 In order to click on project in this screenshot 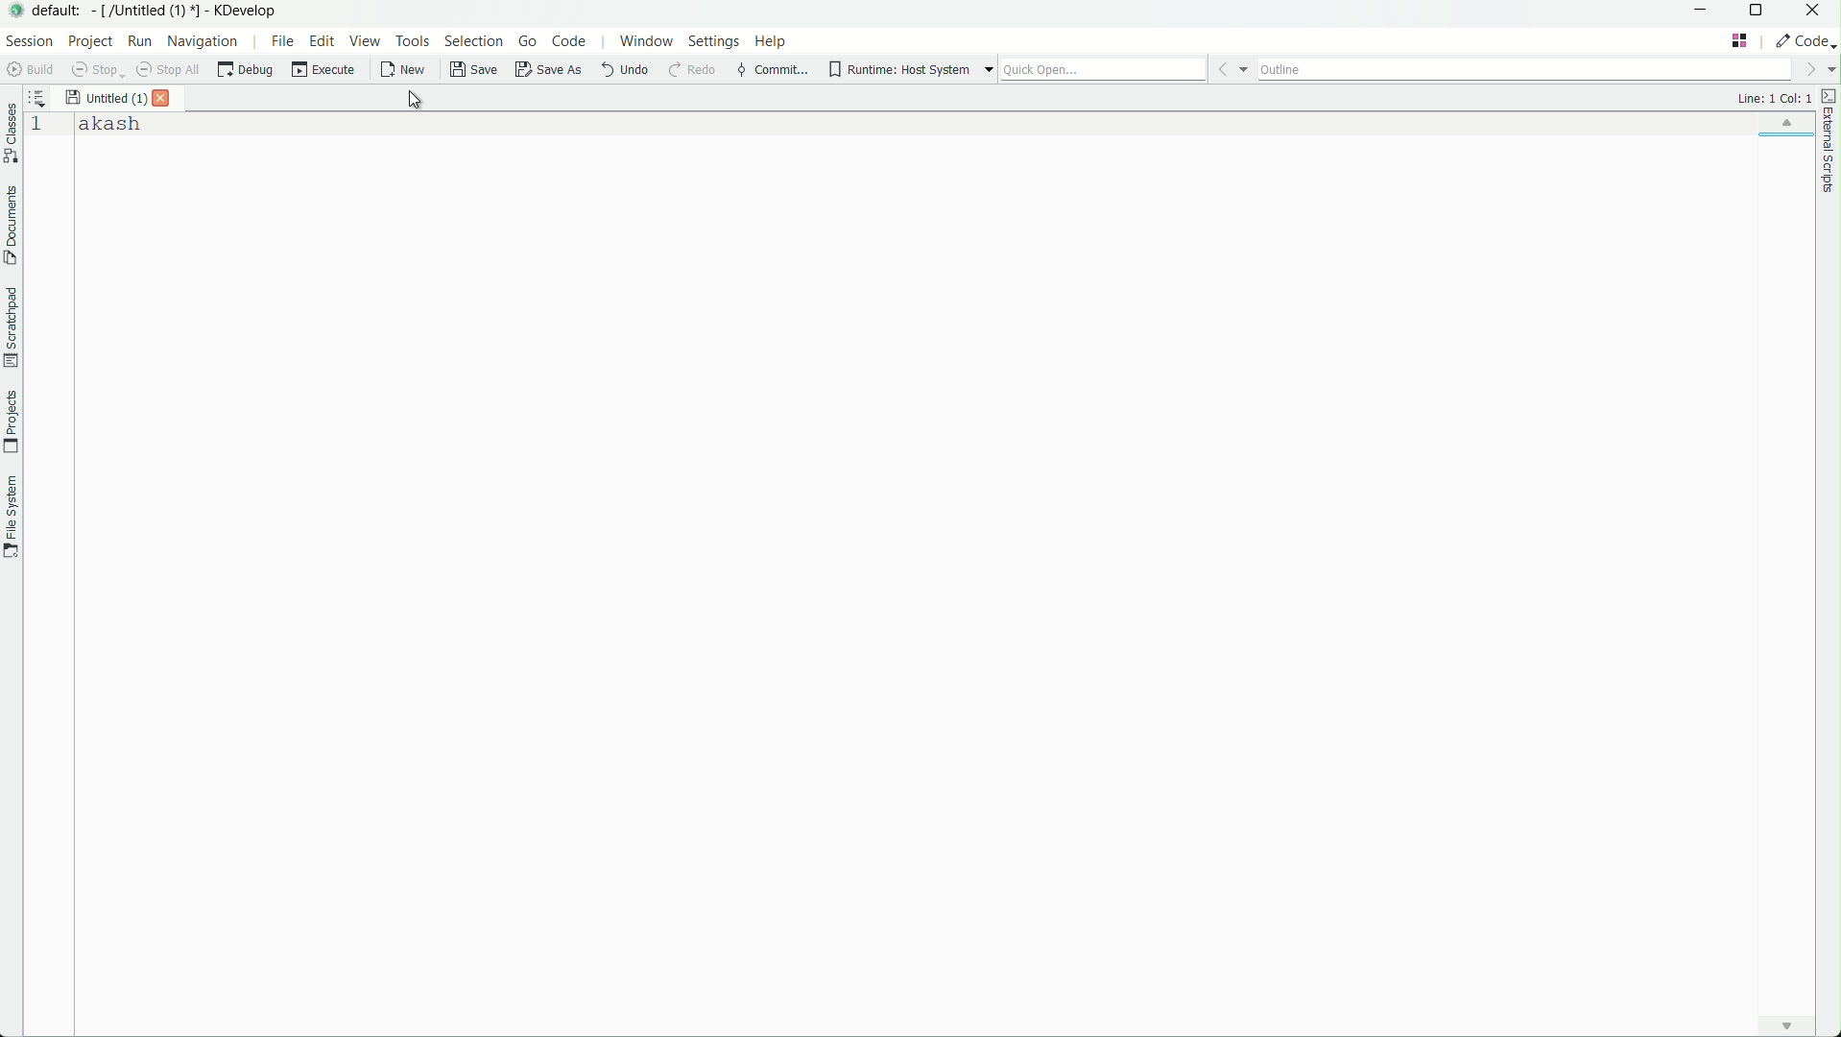, I will do `click(93, 42)`.